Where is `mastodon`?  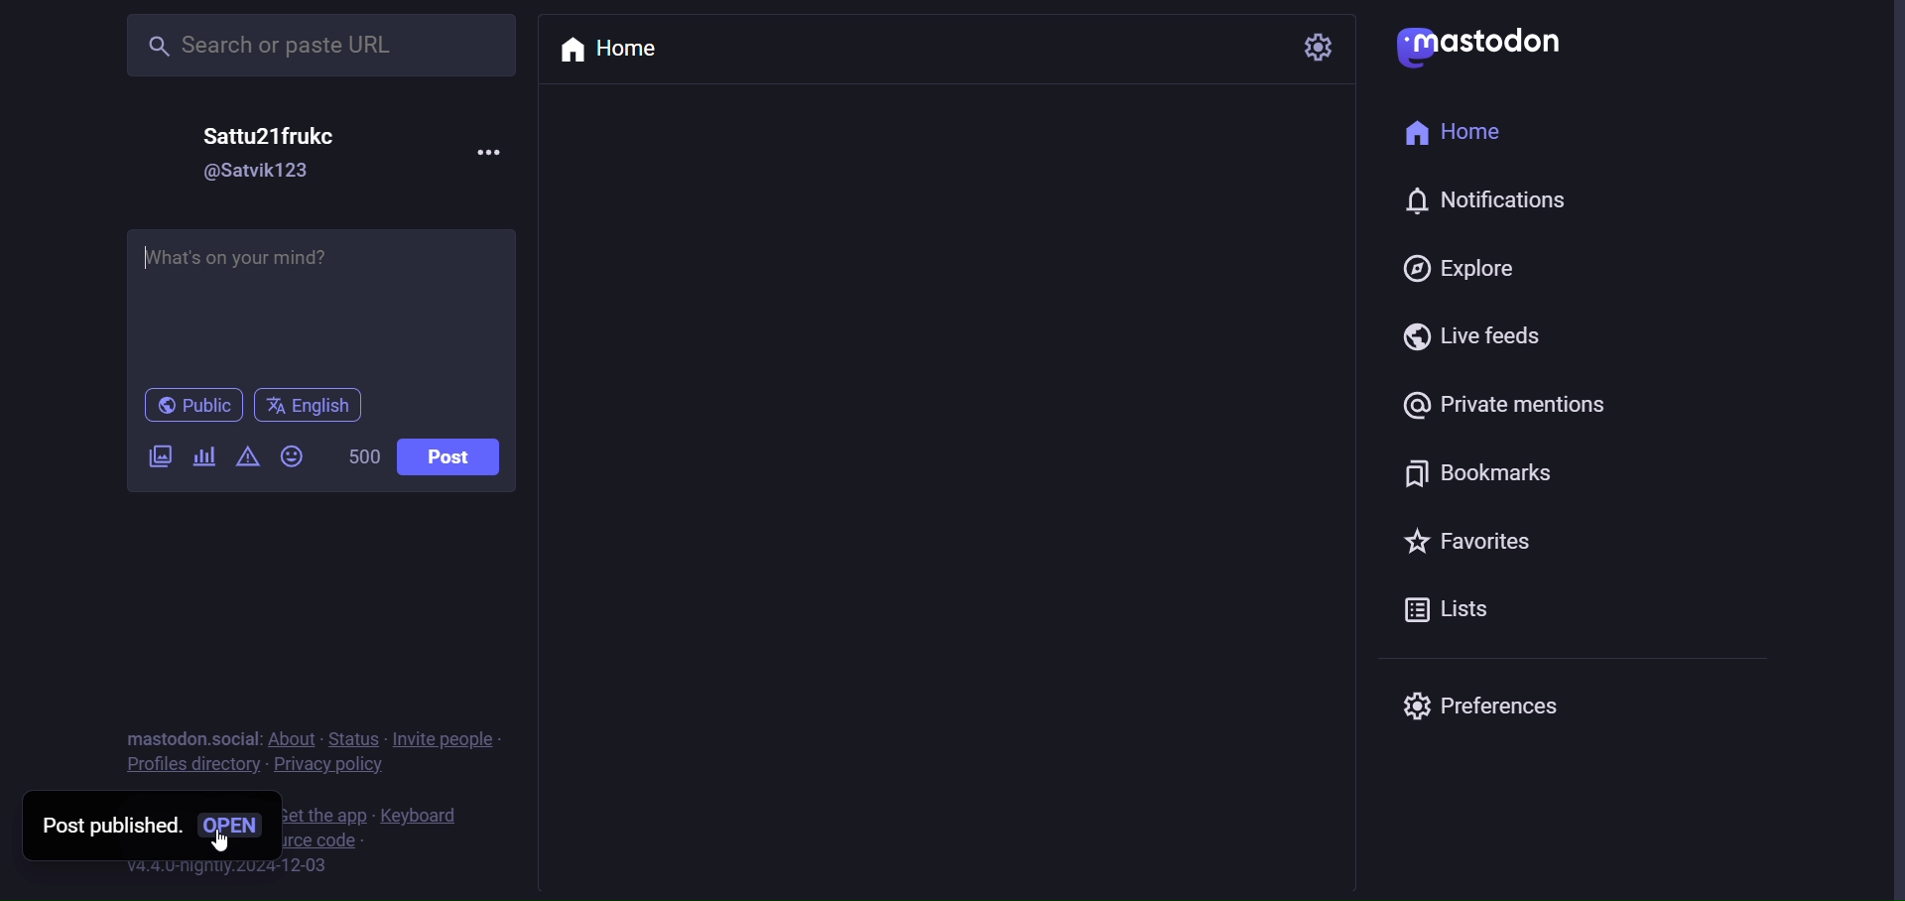 mastodon is located at coordinates (1492, 46).